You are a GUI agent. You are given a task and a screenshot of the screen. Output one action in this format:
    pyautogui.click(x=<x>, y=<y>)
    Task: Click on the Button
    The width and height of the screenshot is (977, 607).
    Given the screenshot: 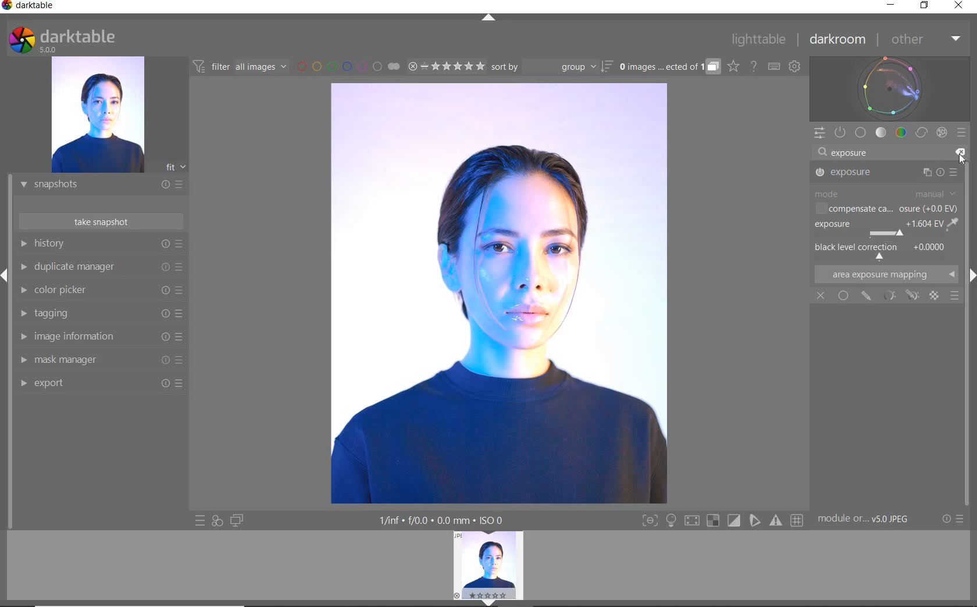 What is the action you would take?
    pyautogui.click(x=713, y=521)
    